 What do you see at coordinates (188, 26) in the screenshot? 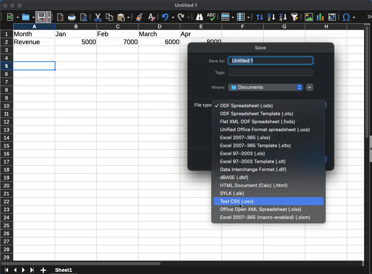
I see `column` at bounding box center [188, 26].